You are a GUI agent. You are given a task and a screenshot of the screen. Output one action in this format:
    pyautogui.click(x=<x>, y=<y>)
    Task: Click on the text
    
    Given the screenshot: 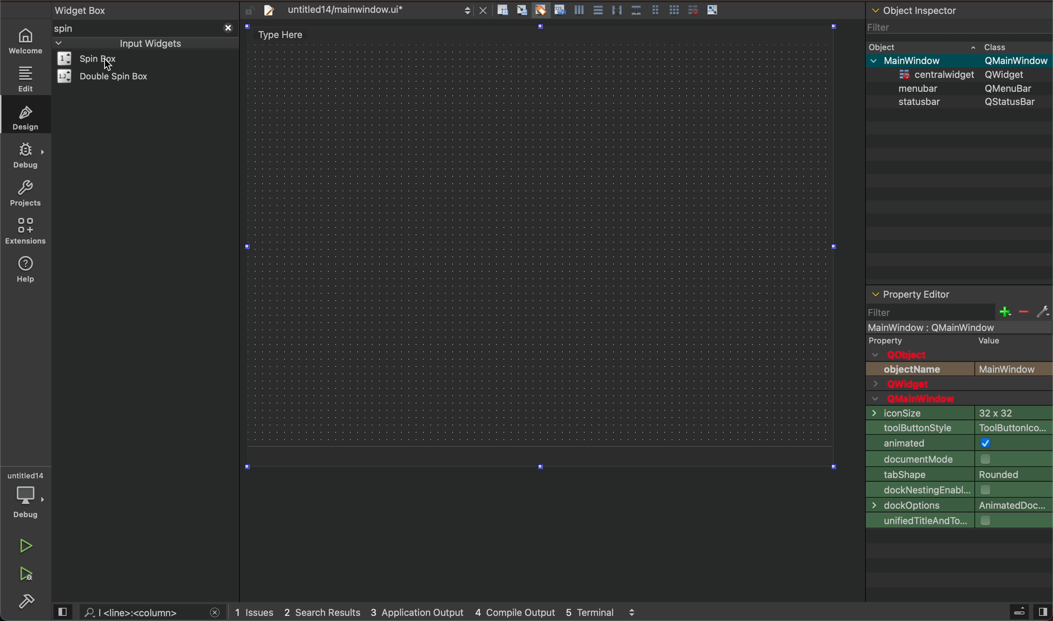 What is the action you would take?
    pyautogui.click(x=986, y=340)
    